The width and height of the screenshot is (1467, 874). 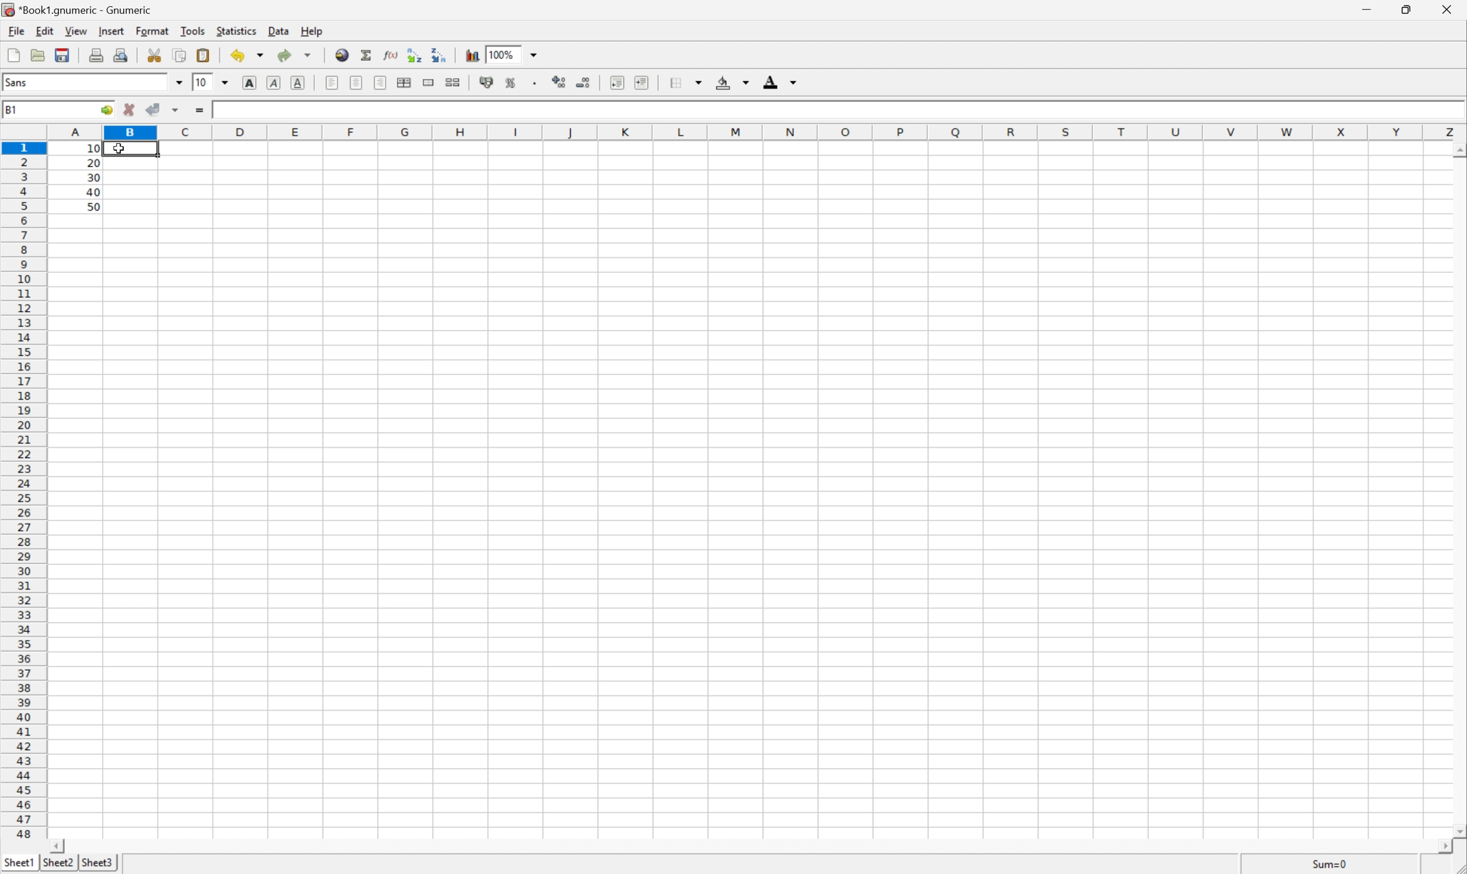 I want to click on 10, so click(x=223, y=110).